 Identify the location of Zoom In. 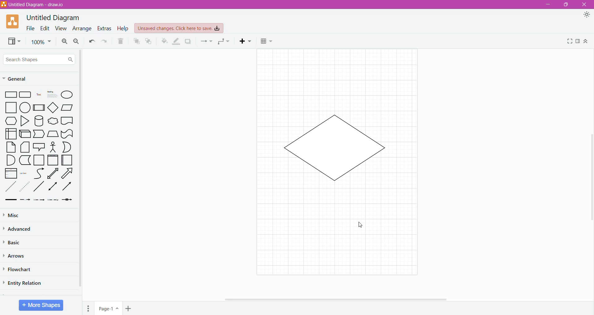
(64, 41).